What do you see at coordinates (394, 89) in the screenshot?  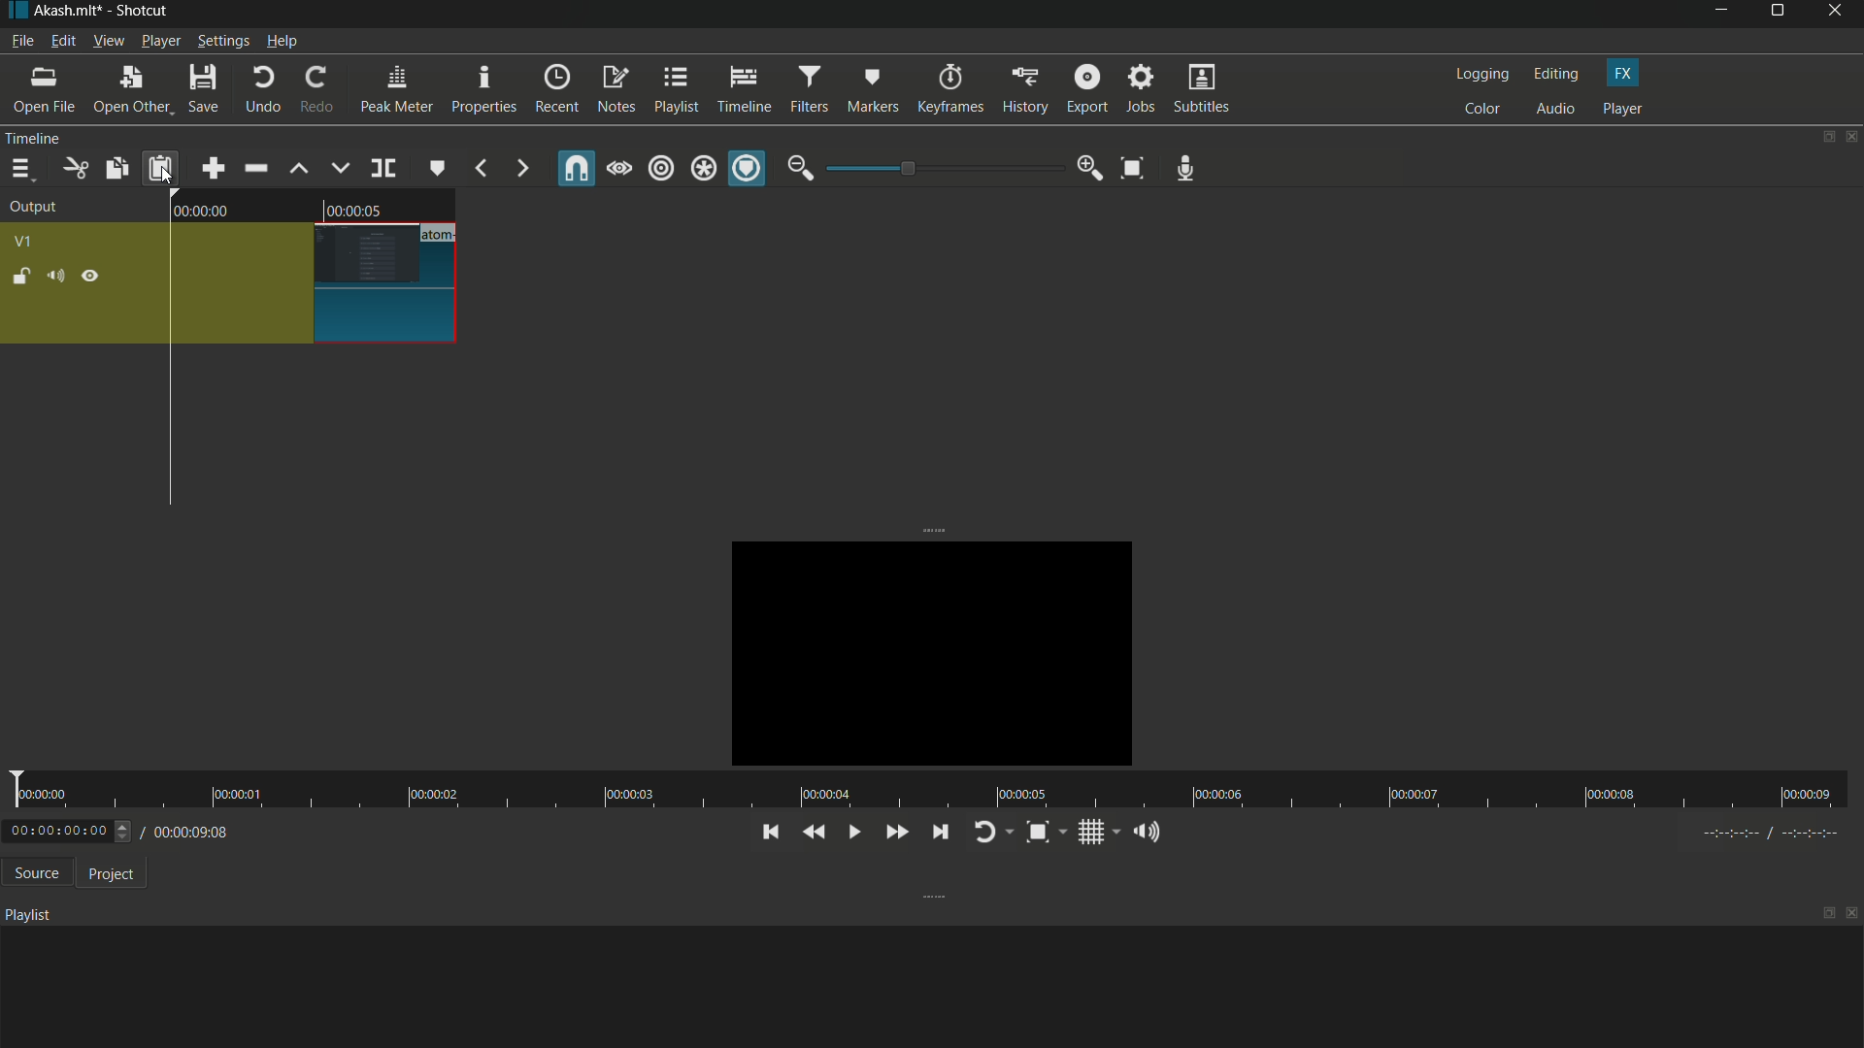 I see `peak meter` at bounding box center [394, 89].